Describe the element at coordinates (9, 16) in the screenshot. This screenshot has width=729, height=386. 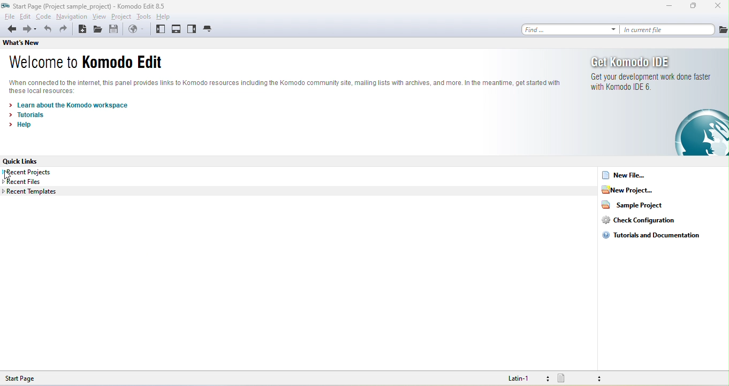
I see `file` at that location.